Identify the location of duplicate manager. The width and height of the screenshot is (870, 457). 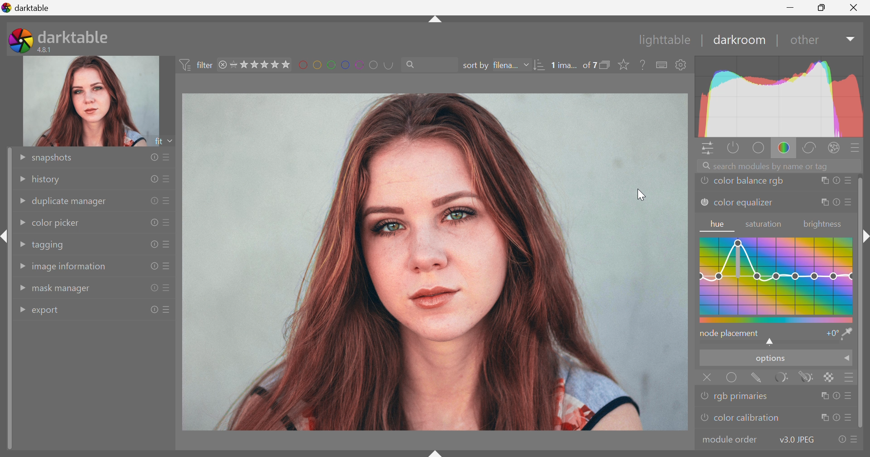
(70, 202).